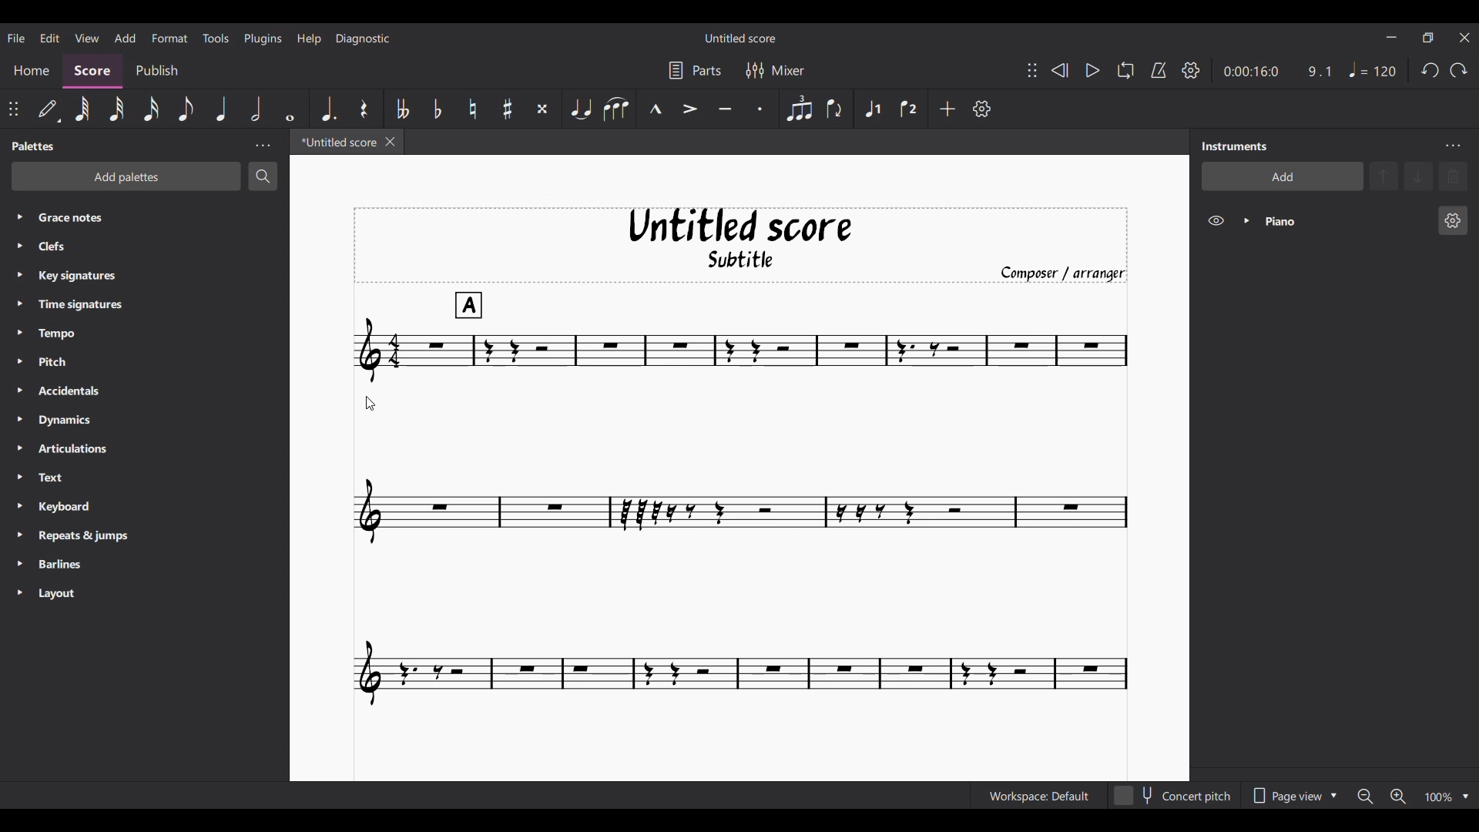  Describe the element at coordinates (86, 449) in the screenshot. I see `Articulations` at that location.